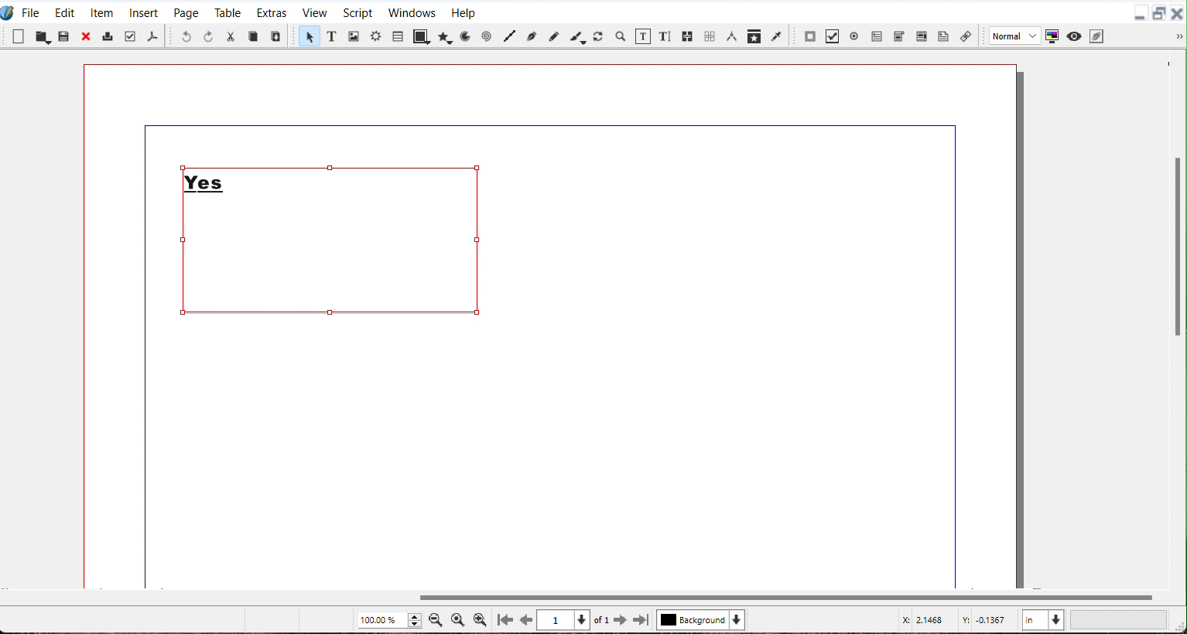  Describe the element at coordinates (444, 36) in the screenshot. I see `Polygon` at that location.